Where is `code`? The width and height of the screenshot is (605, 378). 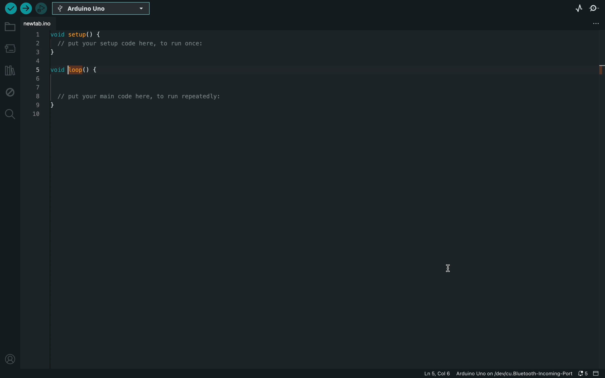 code is located at coordinates (134, 77).